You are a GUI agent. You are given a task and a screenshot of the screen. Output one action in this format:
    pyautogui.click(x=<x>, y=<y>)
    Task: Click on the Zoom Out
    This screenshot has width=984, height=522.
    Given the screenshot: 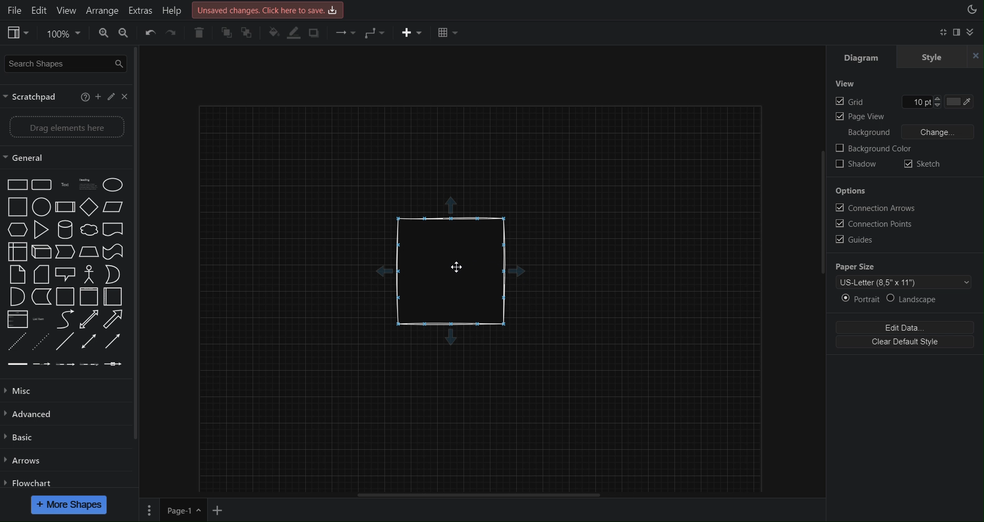 What is the action you would take?
    pyautogui.click(x=130, y=34)
    